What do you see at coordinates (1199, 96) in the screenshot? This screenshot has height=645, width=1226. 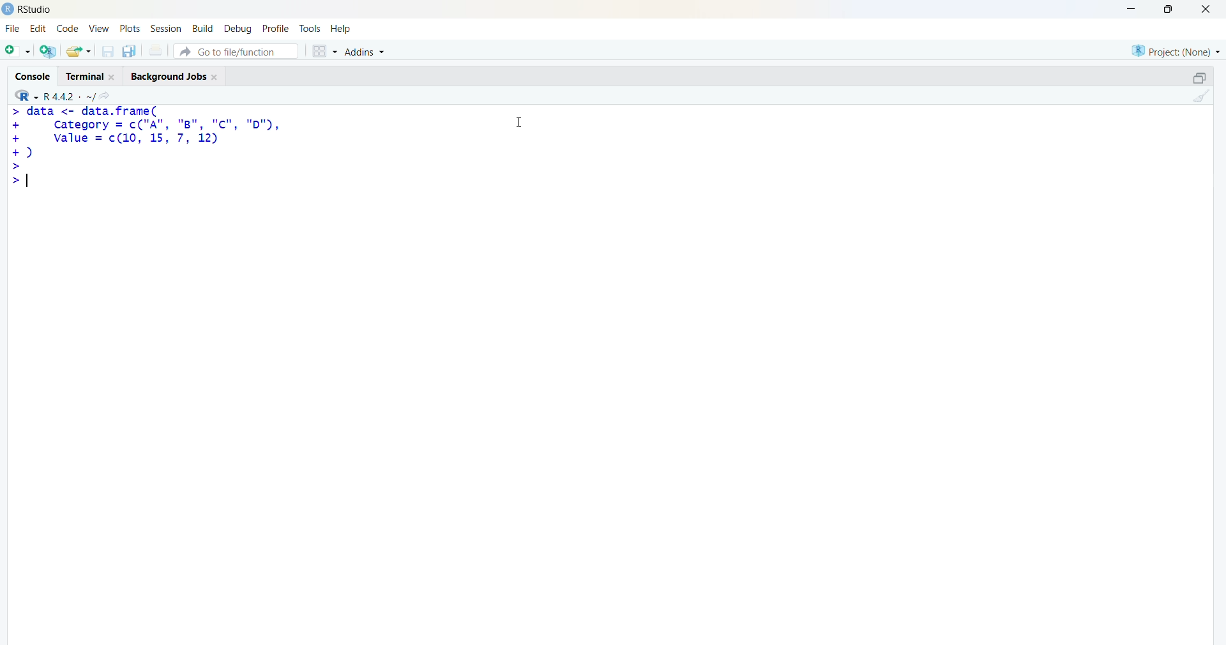 I see `clear console` at bounding box center [1199, 96].